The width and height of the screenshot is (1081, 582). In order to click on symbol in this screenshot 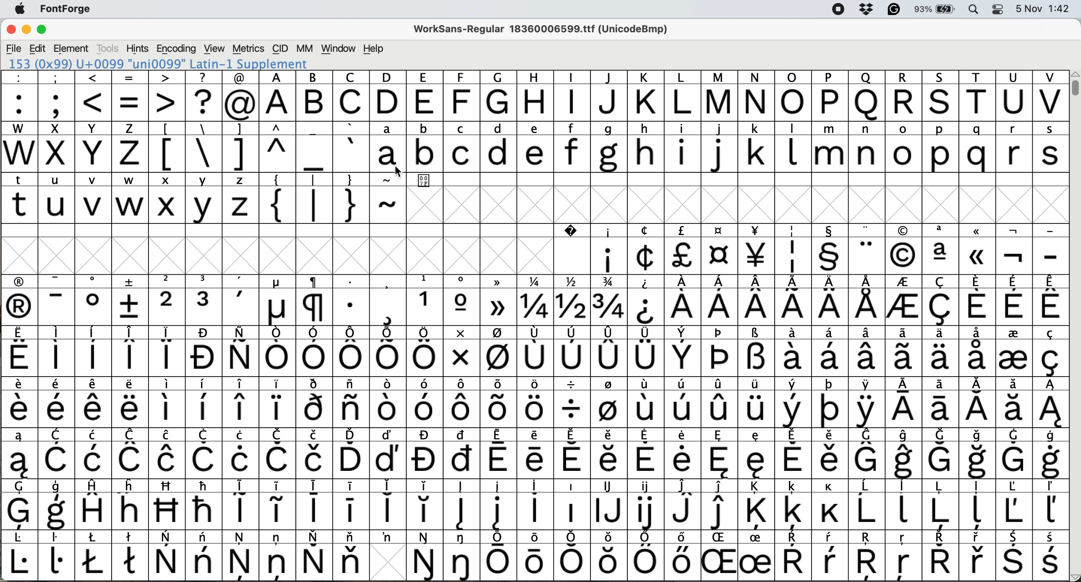, I will do `click(756, 505)`.